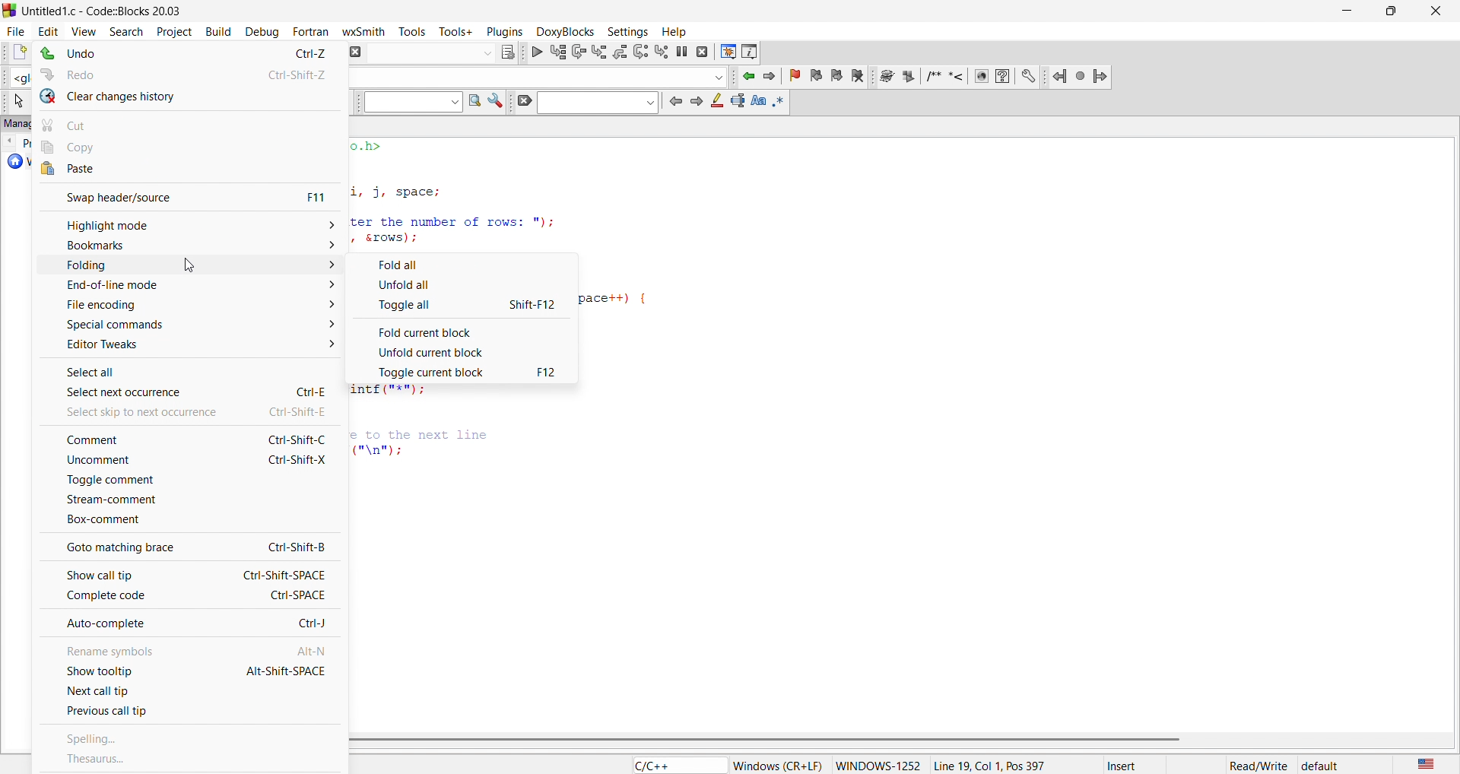  I want to click on language, so click(675, 765).